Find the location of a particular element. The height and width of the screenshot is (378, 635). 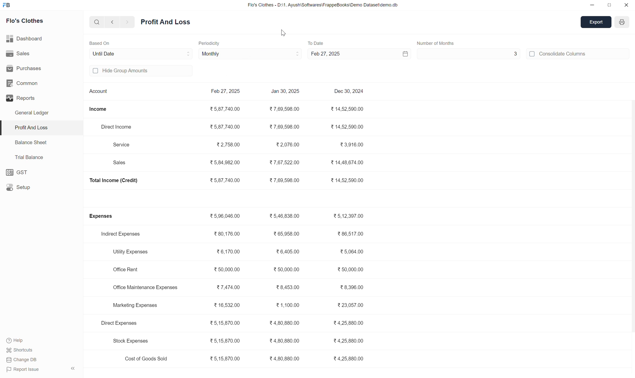

₹2,758.00 is located at coordinates (230, 144).